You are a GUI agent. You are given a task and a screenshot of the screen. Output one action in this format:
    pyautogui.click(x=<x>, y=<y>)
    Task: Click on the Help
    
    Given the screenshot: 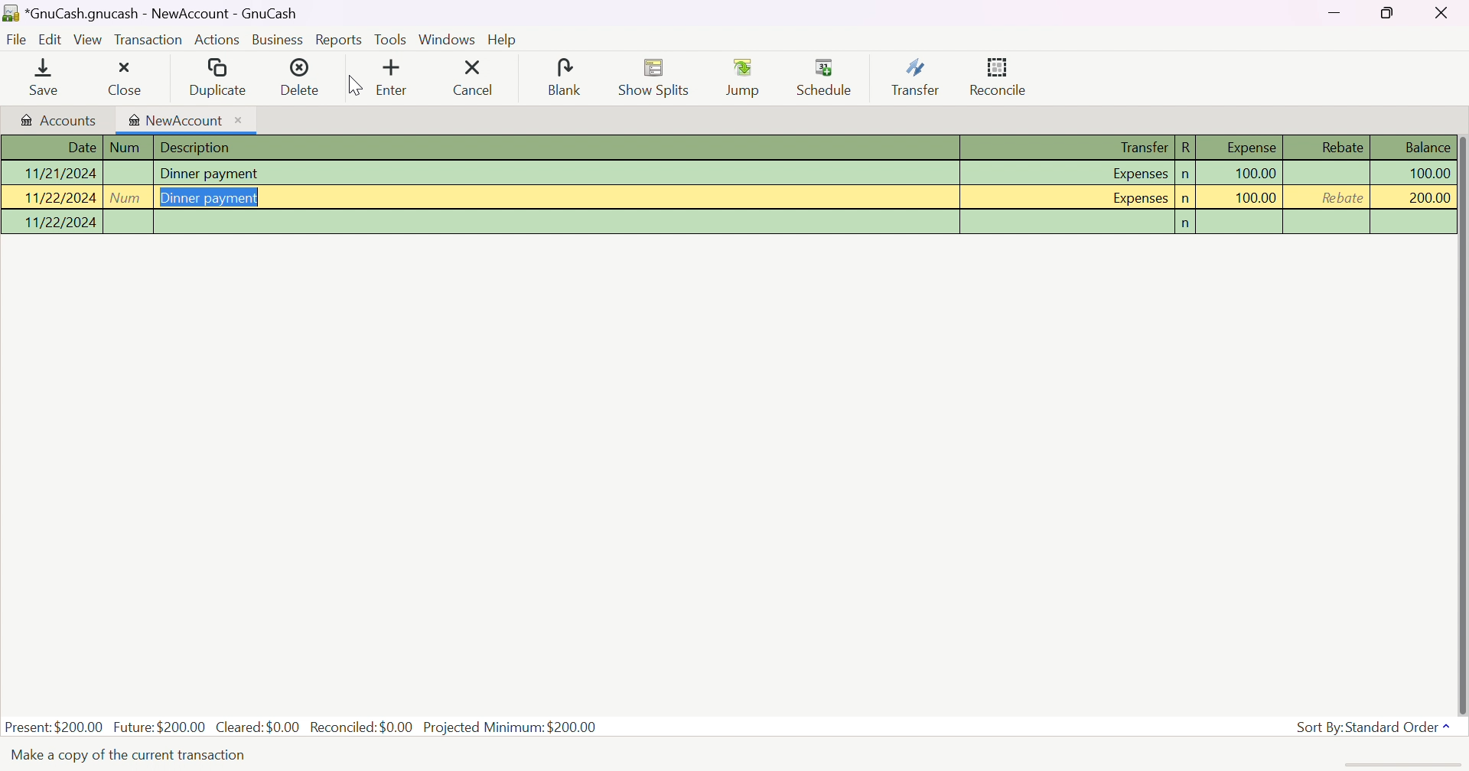 What is the action you would take?
    pyautogui.click(x=503, y=41)
    